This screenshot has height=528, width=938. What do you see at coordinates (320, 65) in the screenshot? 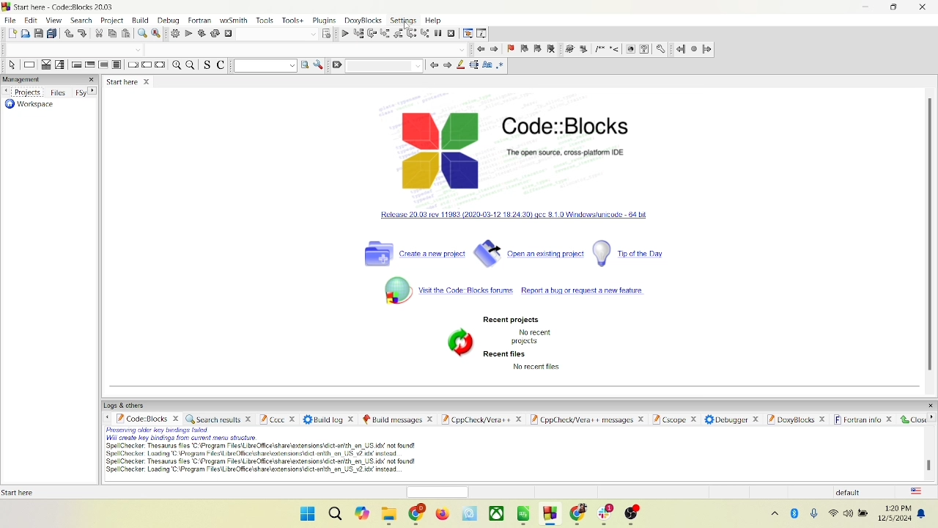
I see `option window` at bounding box center [320, 65].